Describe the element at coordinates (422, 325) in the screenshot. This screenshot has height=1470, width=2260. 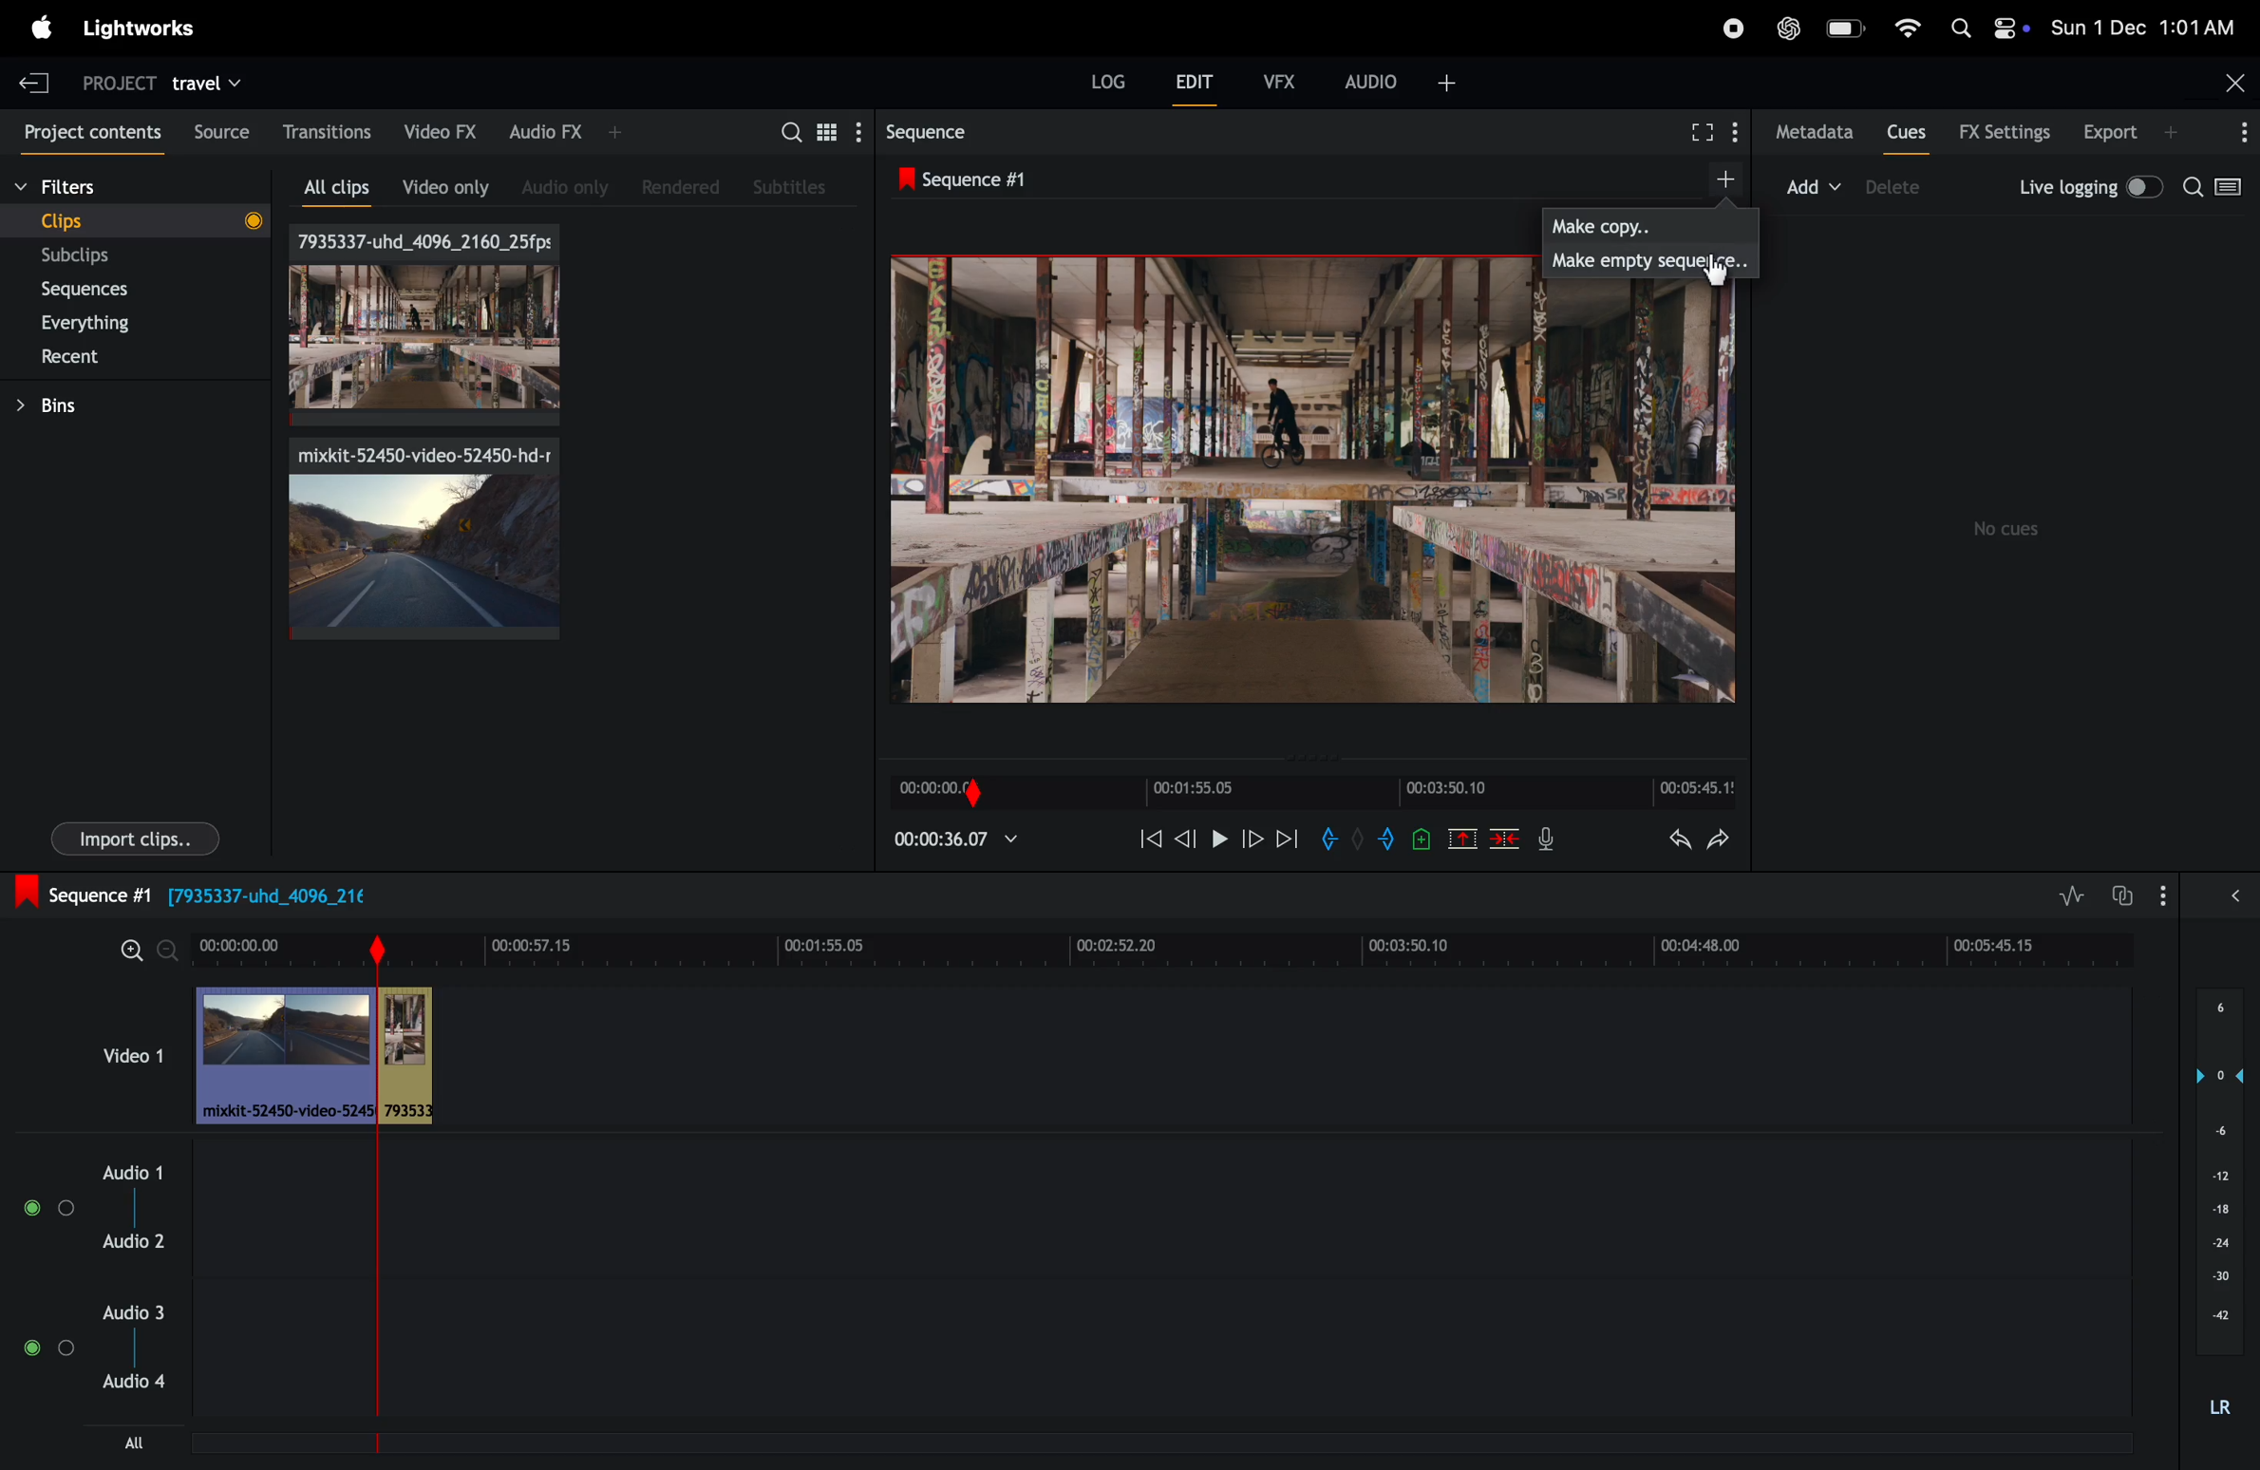
I see `clips` at that location.